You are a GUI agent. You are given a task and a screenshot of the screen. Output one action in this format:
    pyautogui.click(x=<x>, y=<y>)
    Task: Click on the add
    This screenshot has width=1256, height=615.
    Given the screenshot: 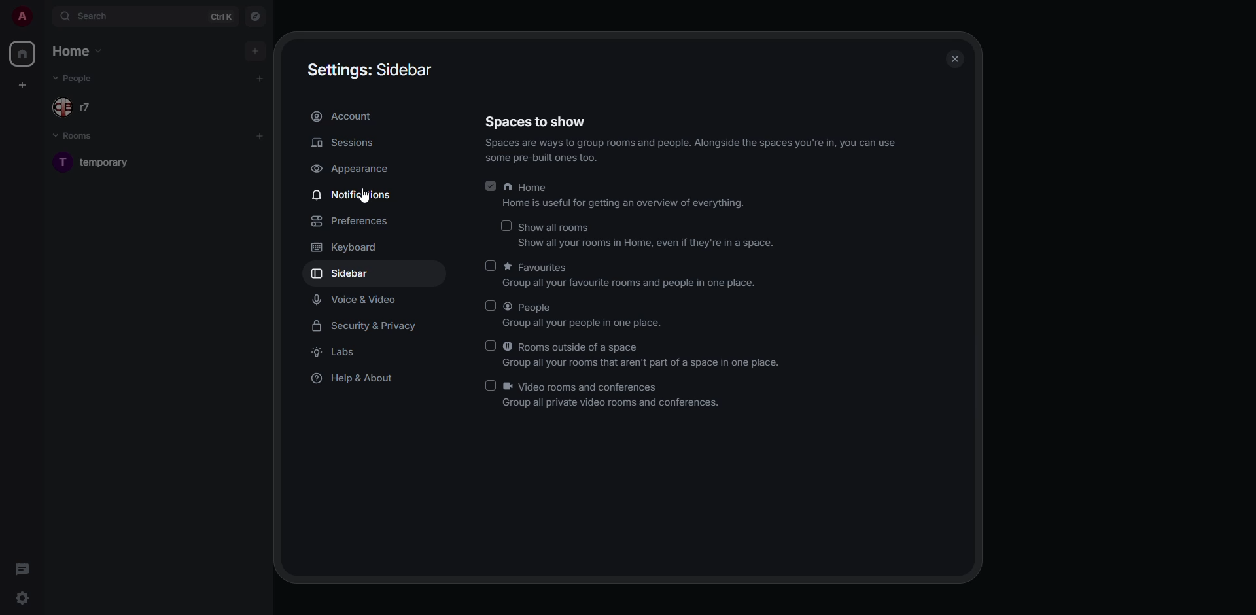 What is the action you would take?
    pyautogui.click(x=260, y=77)
    